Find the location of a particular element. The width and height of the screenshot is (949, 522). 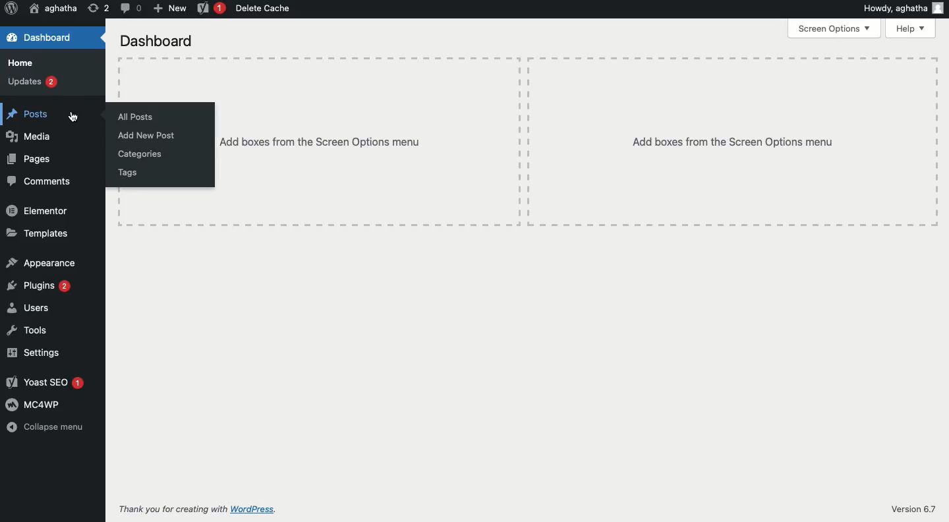

Updates is located at coordinates (32, 81).